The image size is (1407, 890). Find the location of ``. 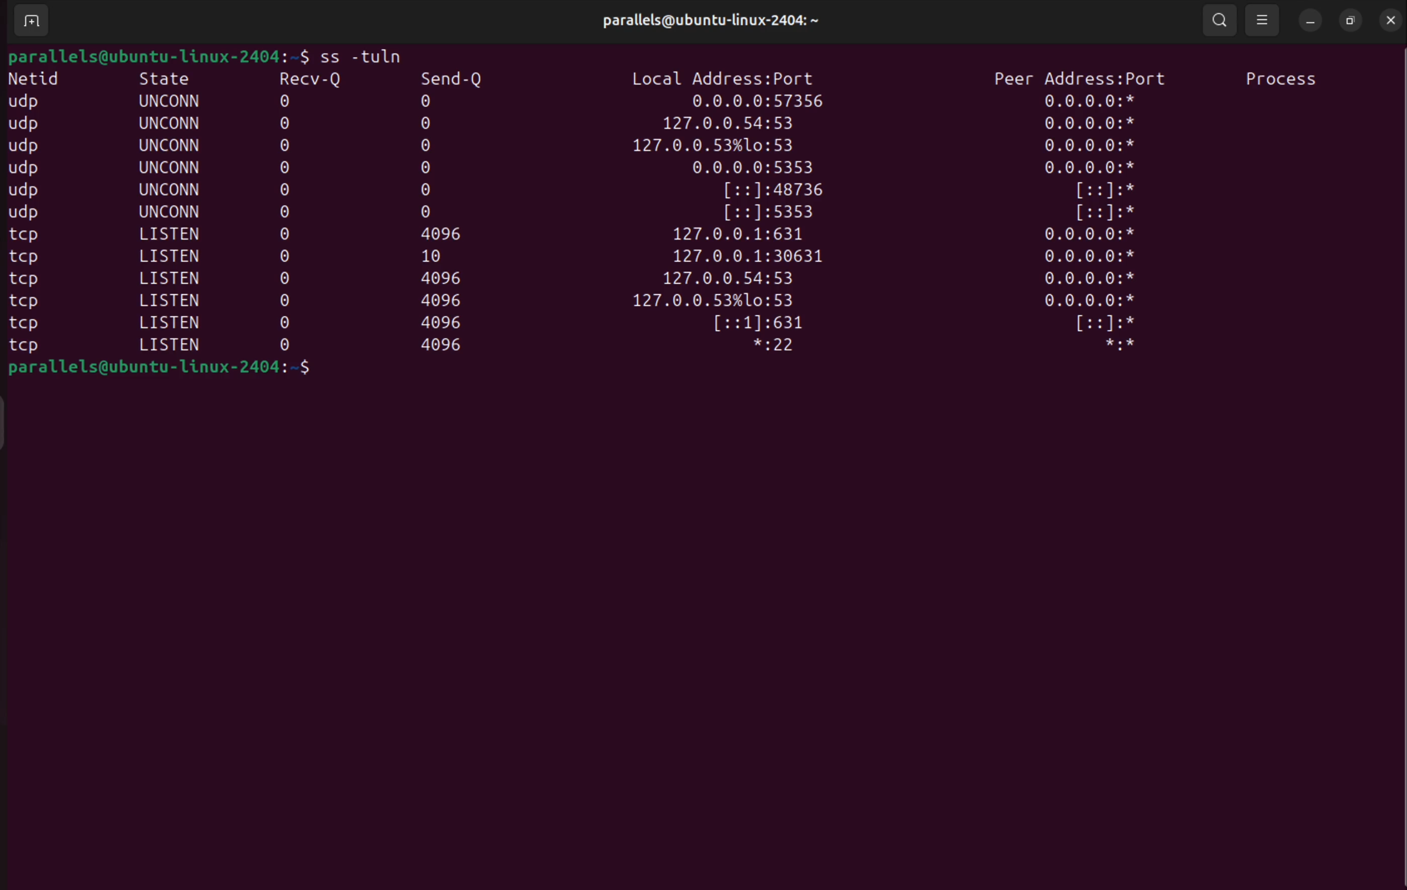

 is located at coordinates (286, 210).